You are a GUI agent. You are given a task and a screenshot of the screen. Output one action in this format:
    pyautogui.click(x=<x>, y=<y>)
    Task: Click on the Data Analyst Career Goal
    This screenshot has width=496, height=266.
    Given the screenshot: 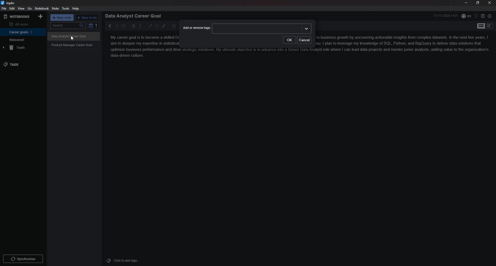 What is the action you would take?
    pyautogui.click(x=73, y=37)
    